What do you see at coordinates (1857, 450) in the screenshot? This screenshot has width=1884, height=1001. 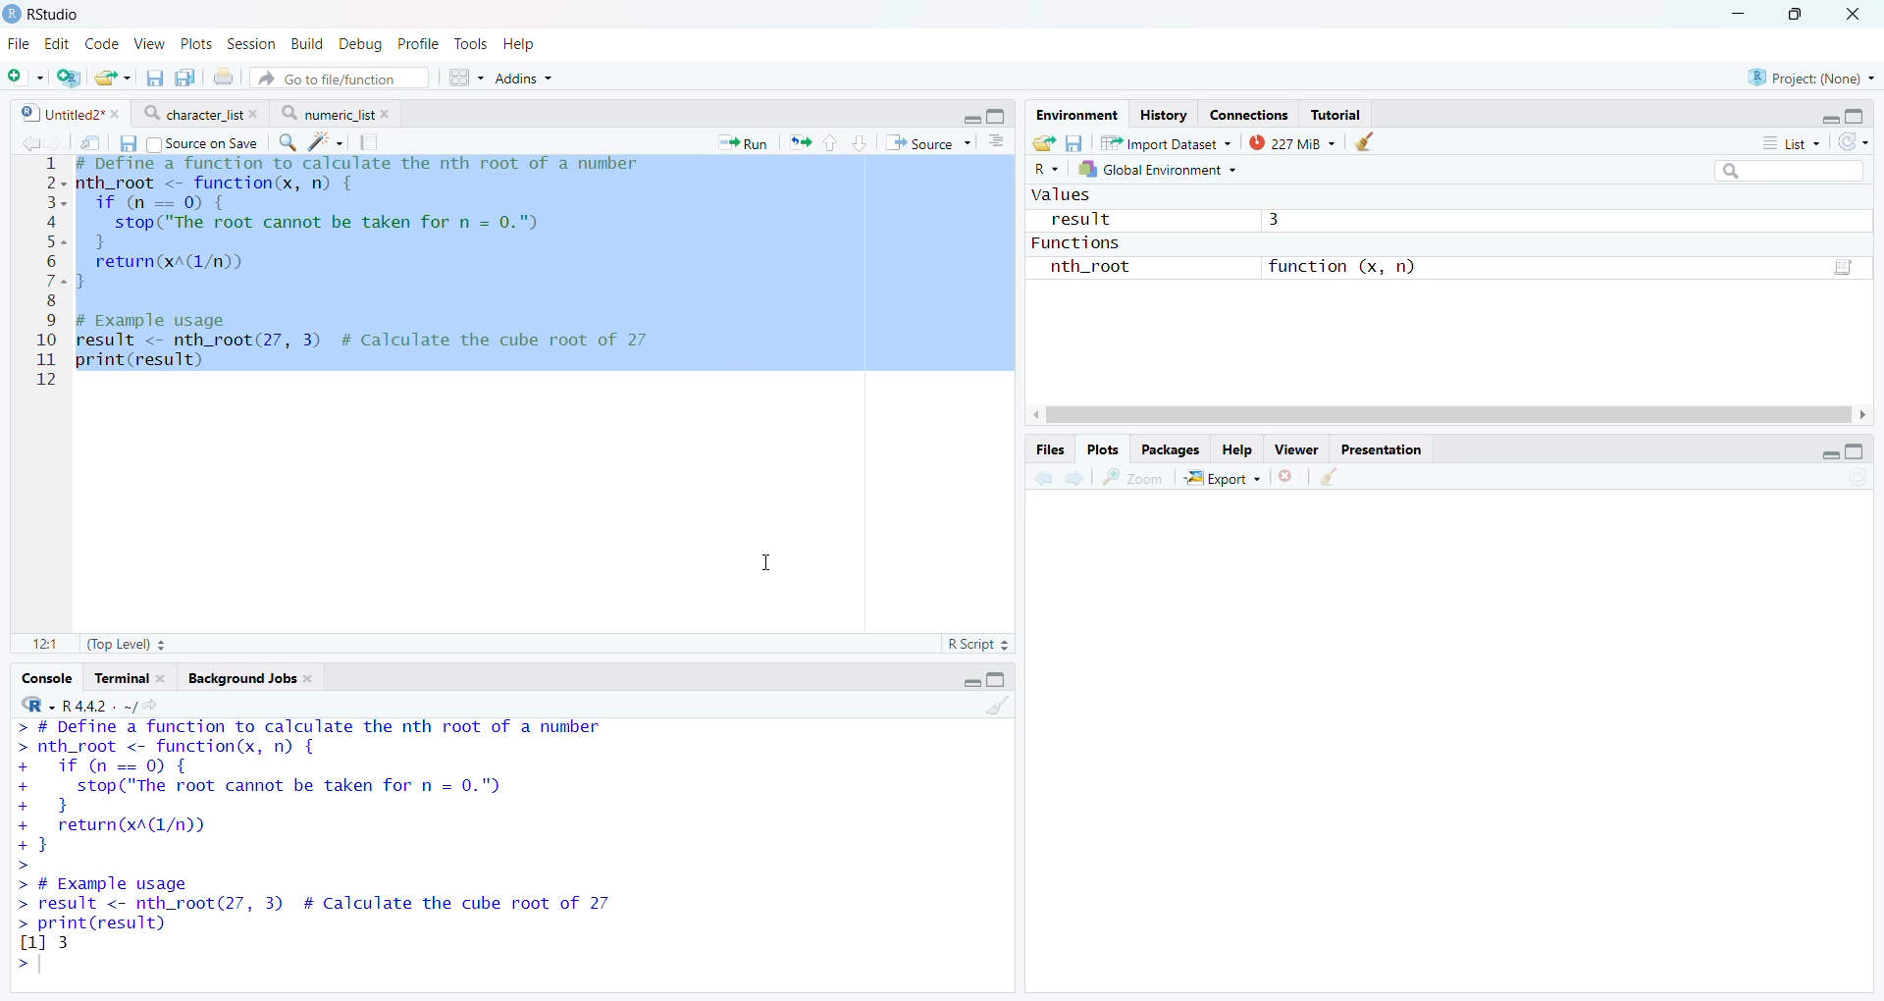 I see `Full height` at bounding box center [1857, 450].